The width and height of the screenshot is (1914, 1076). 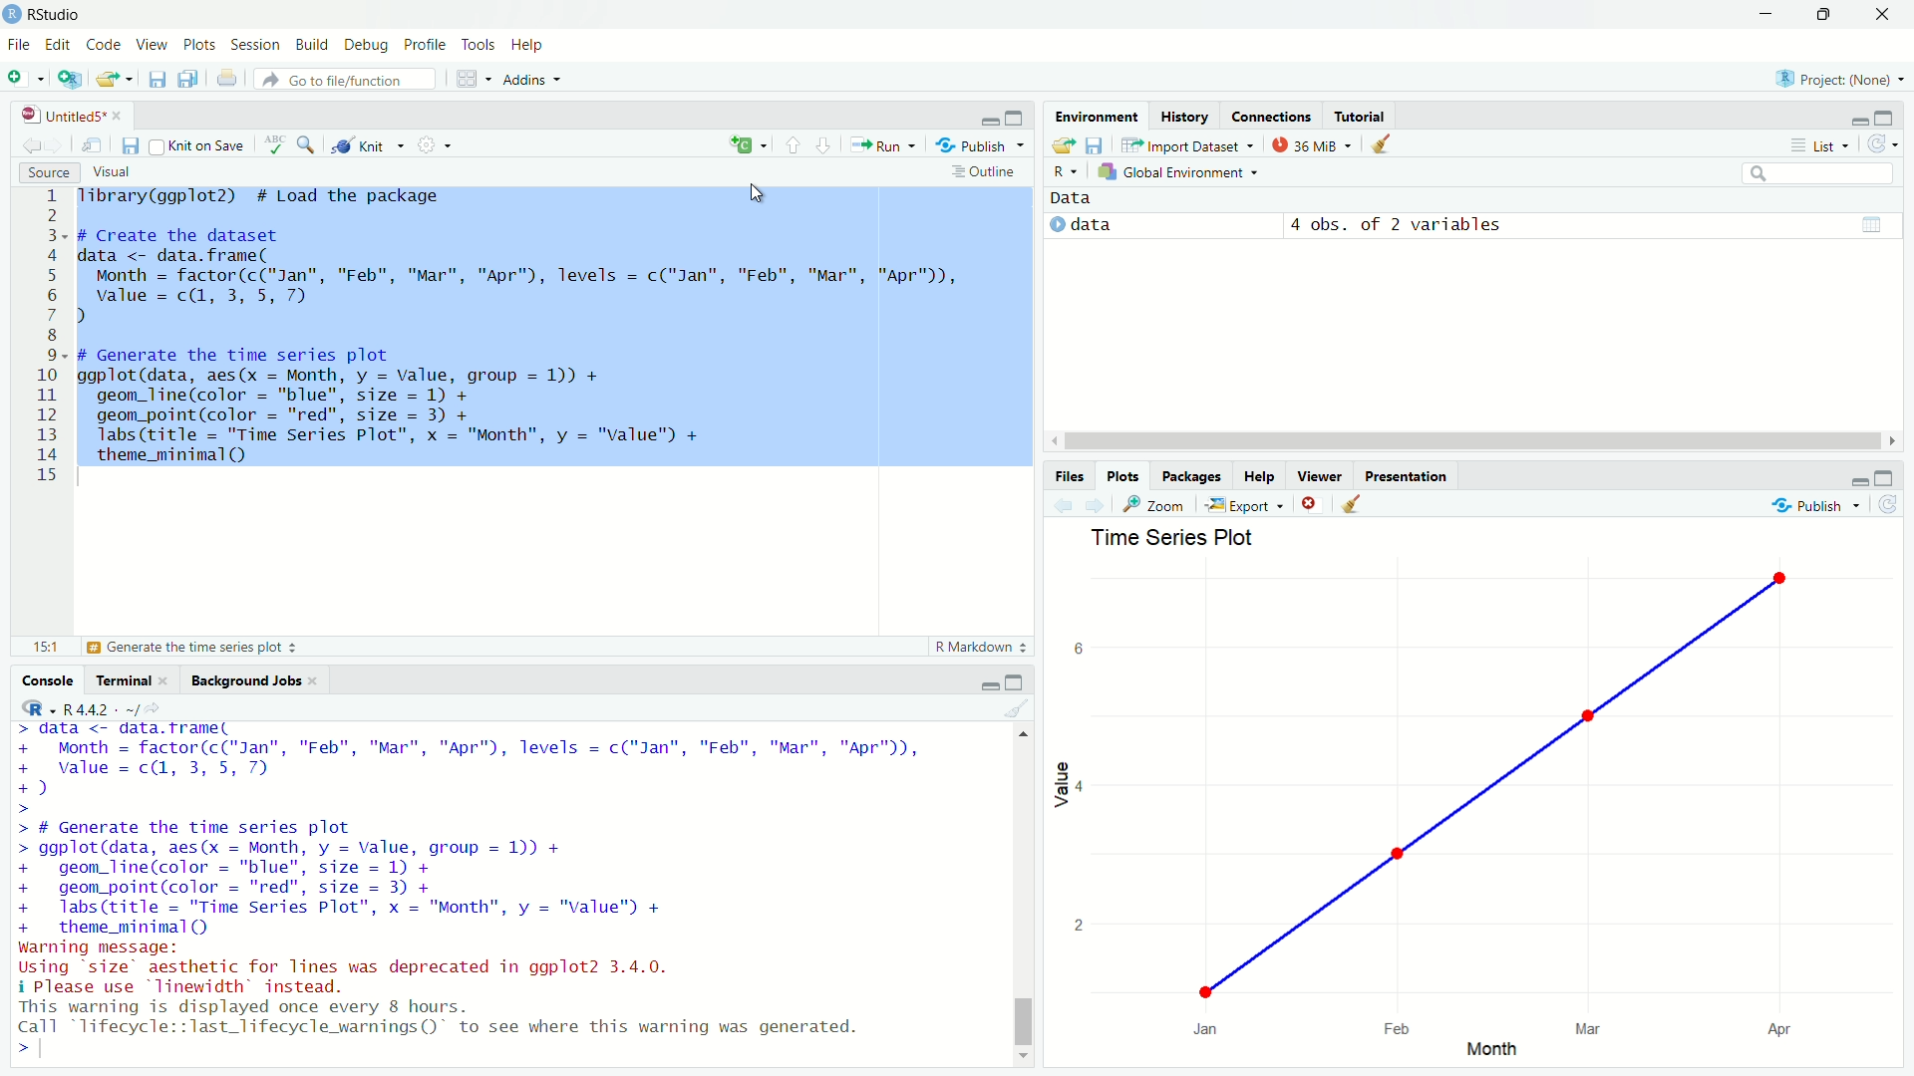 What do you see at coordinates (1890, 439) in the screenshot?
I see `move right` at bounding box center [1890, 439].